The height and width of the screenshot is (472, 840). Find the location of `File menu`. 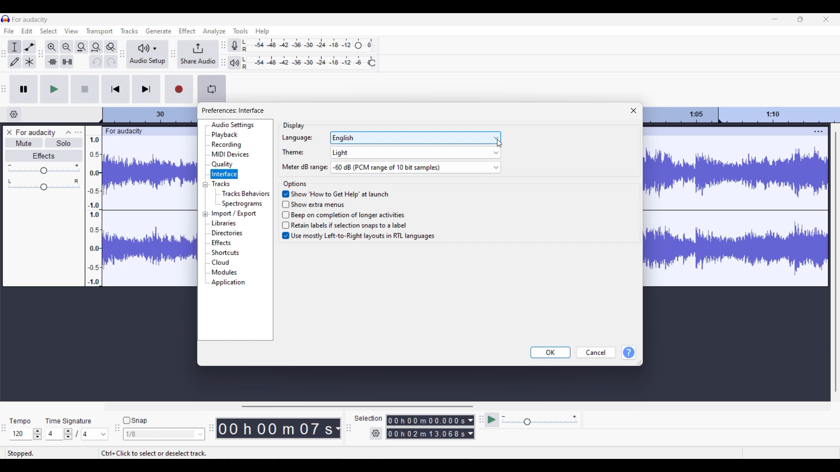

File menu is located at coordinates (9, 31).